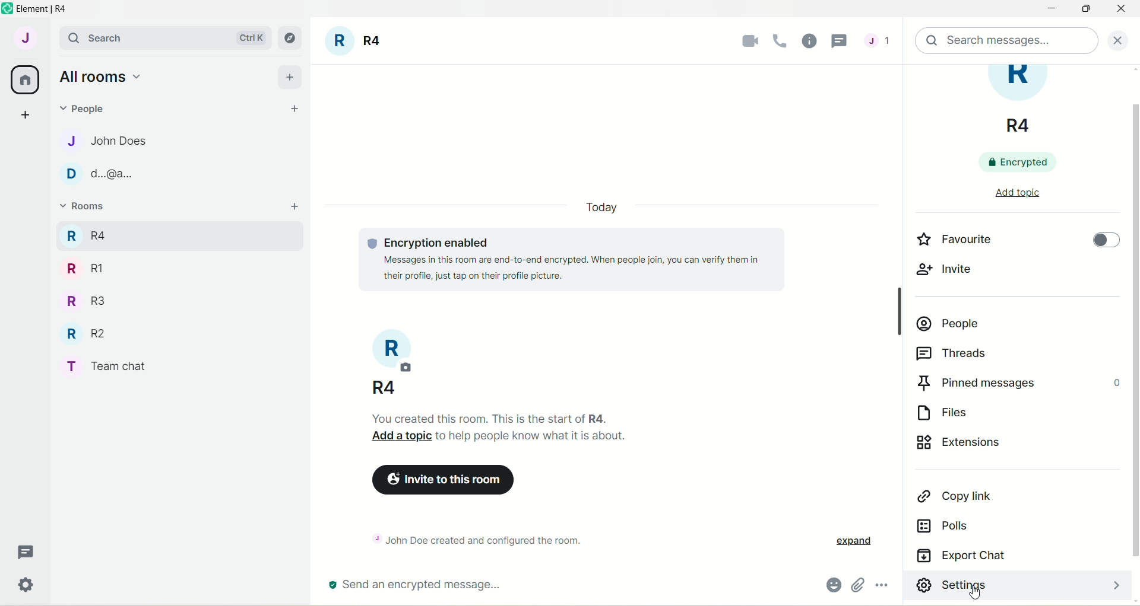 The height and width of the screenshot is (606, 1140). I want to click on Ctrl K, so click(249, 38).